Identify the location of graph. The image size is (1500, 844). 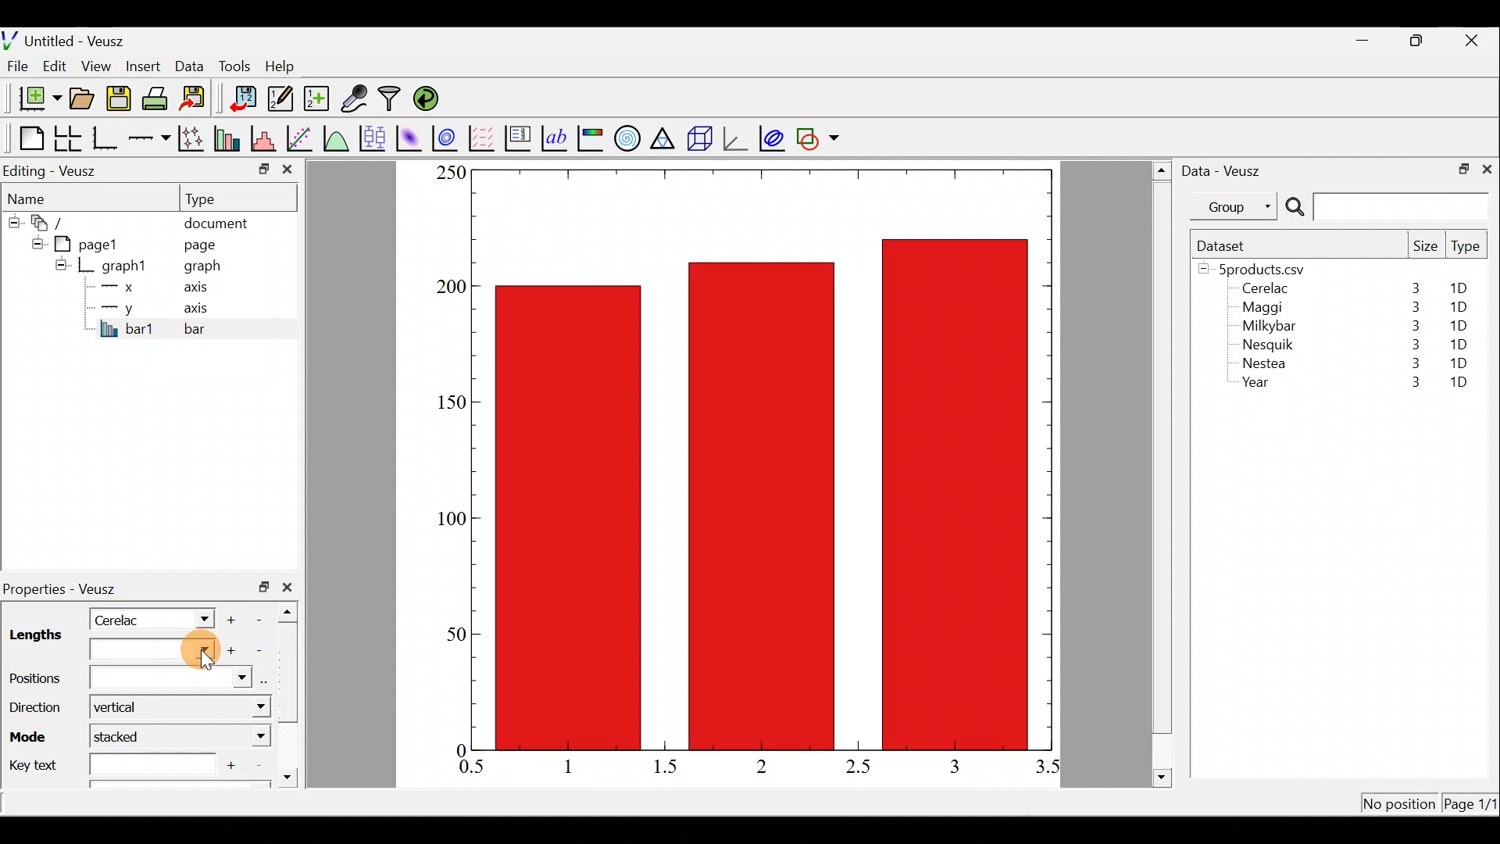
(202, 268).